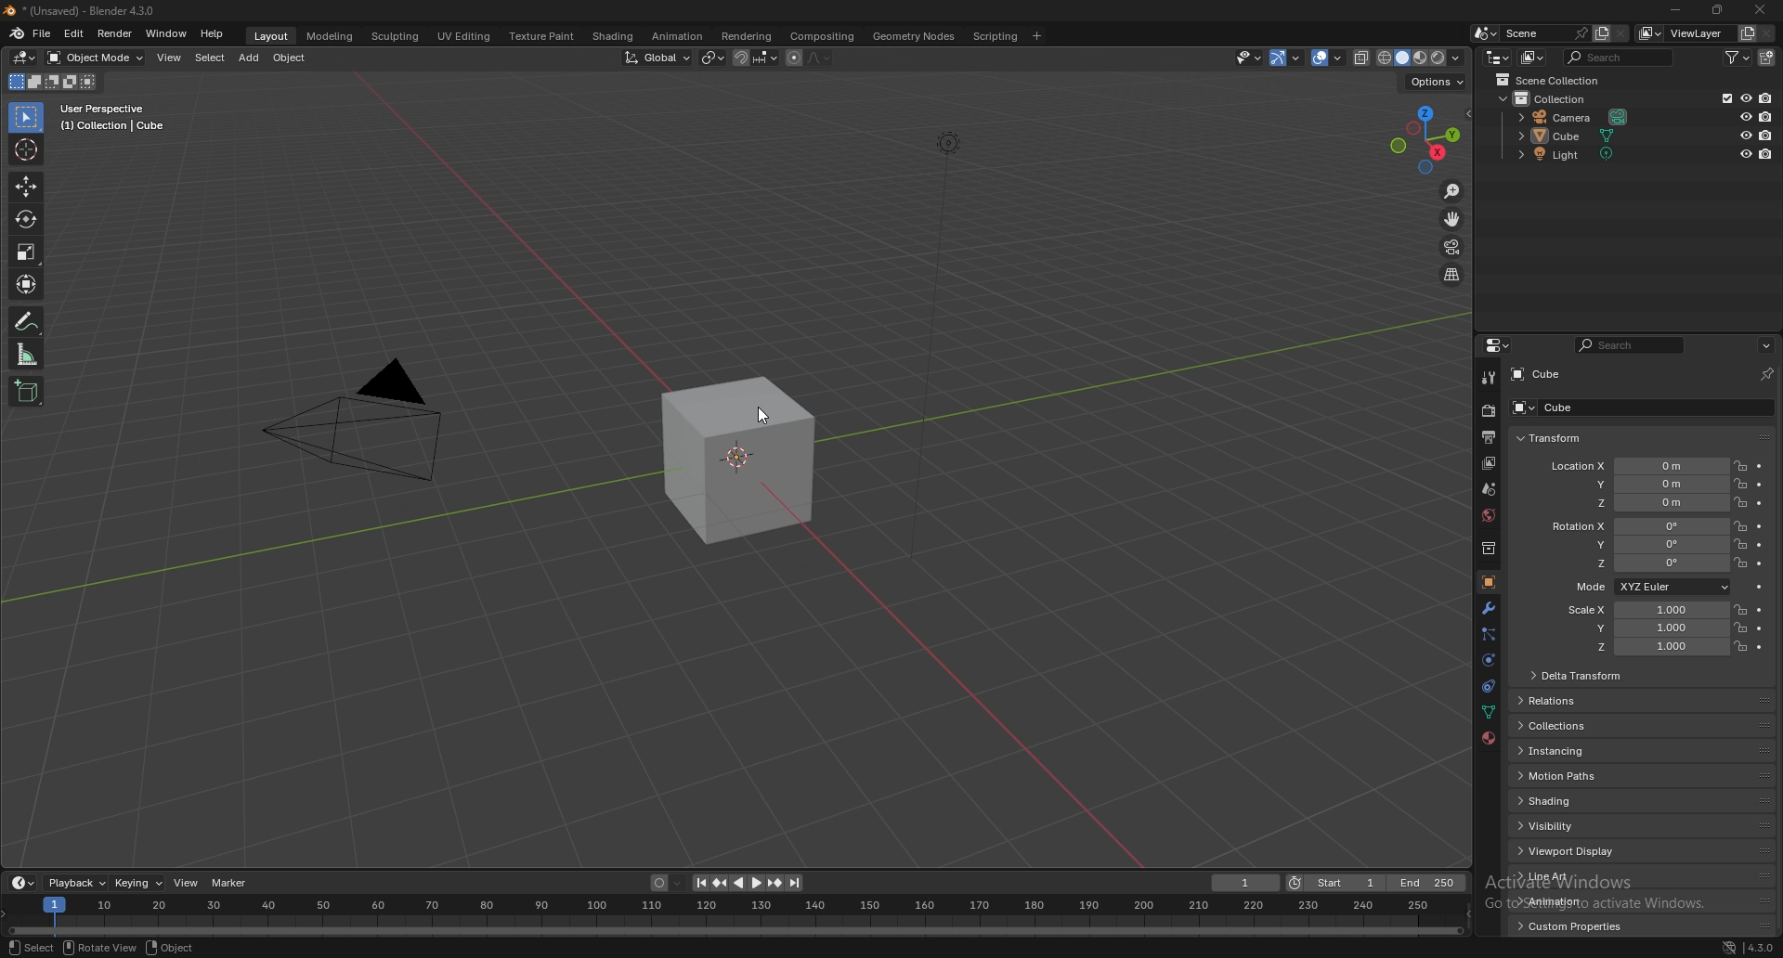 The width and height of the screenshot is (1783, 958). Describe the element at coordinates (1539, 374) in the screenshot. I see `cube` at that location.